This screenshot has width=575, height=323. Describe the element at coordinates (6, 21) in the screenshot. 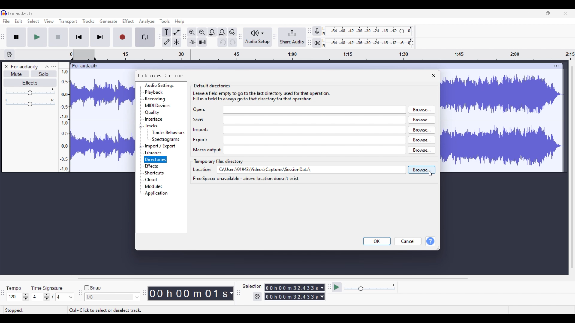

I see `File menu` at that location.